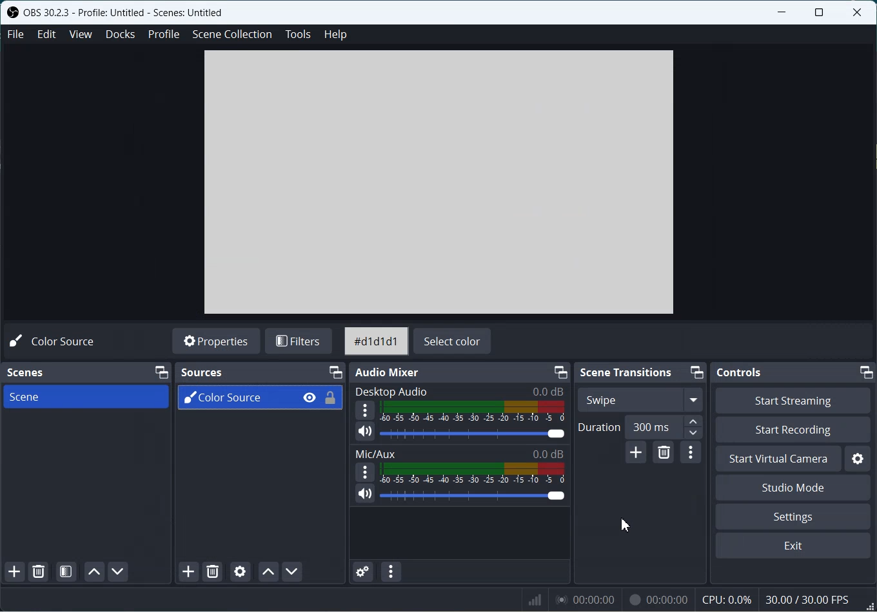 The width and height of the screenshot is (877, 612). I want to click on Desktop Audio 0.0 dB, so click(458, 392).